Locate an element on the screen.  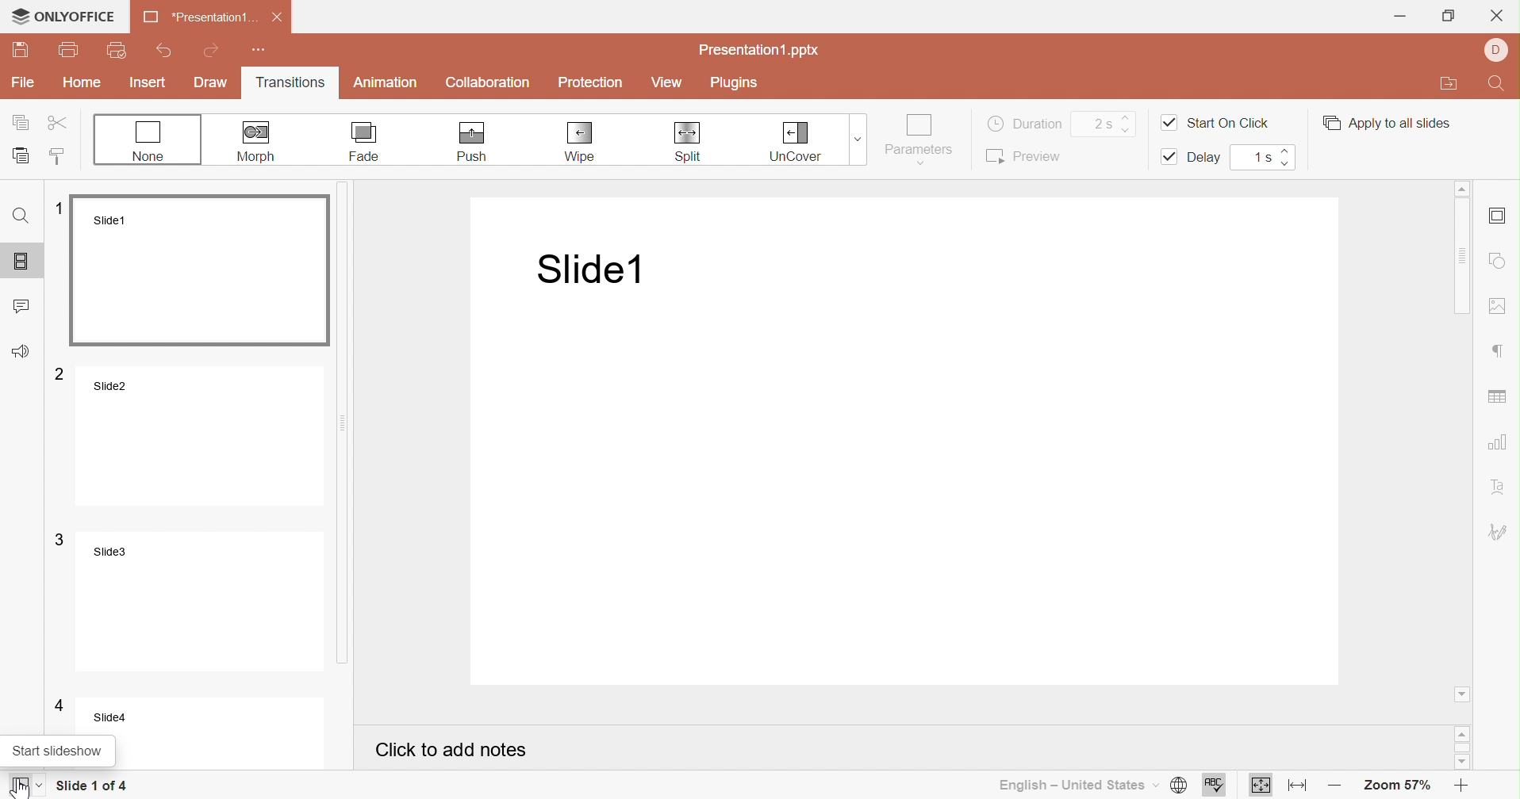
Slides is located at coordinates (20, 261).